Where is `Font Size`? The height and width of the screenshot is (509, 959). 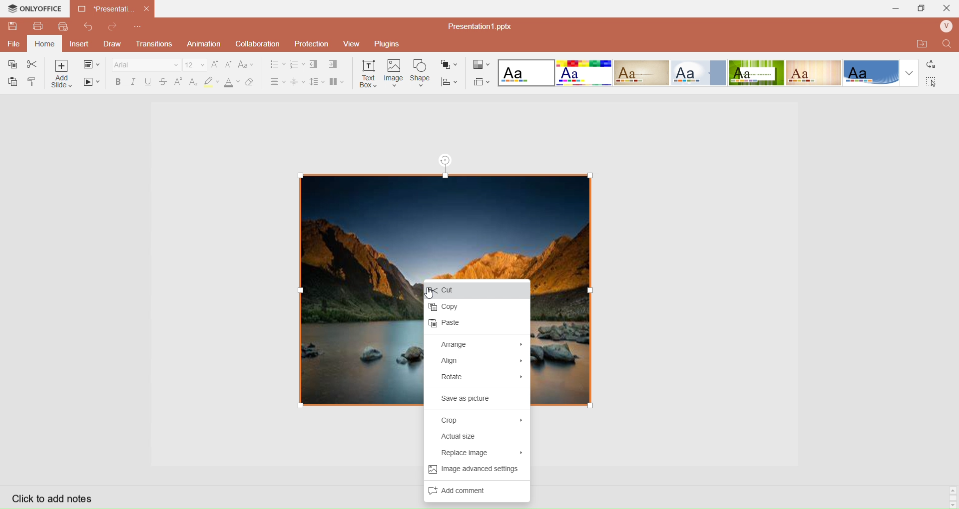 Font Size is located at coordinates (195, 65).